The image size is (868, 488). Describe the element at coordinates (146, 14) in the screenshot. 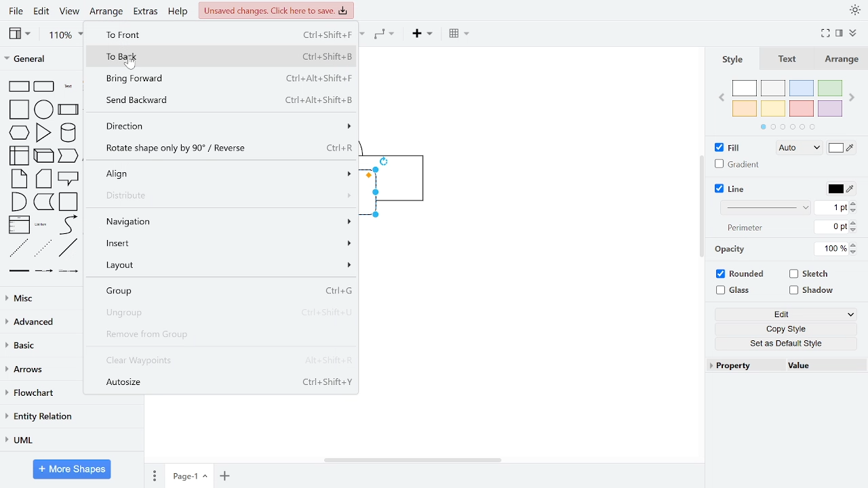

I see `extras` at that location.